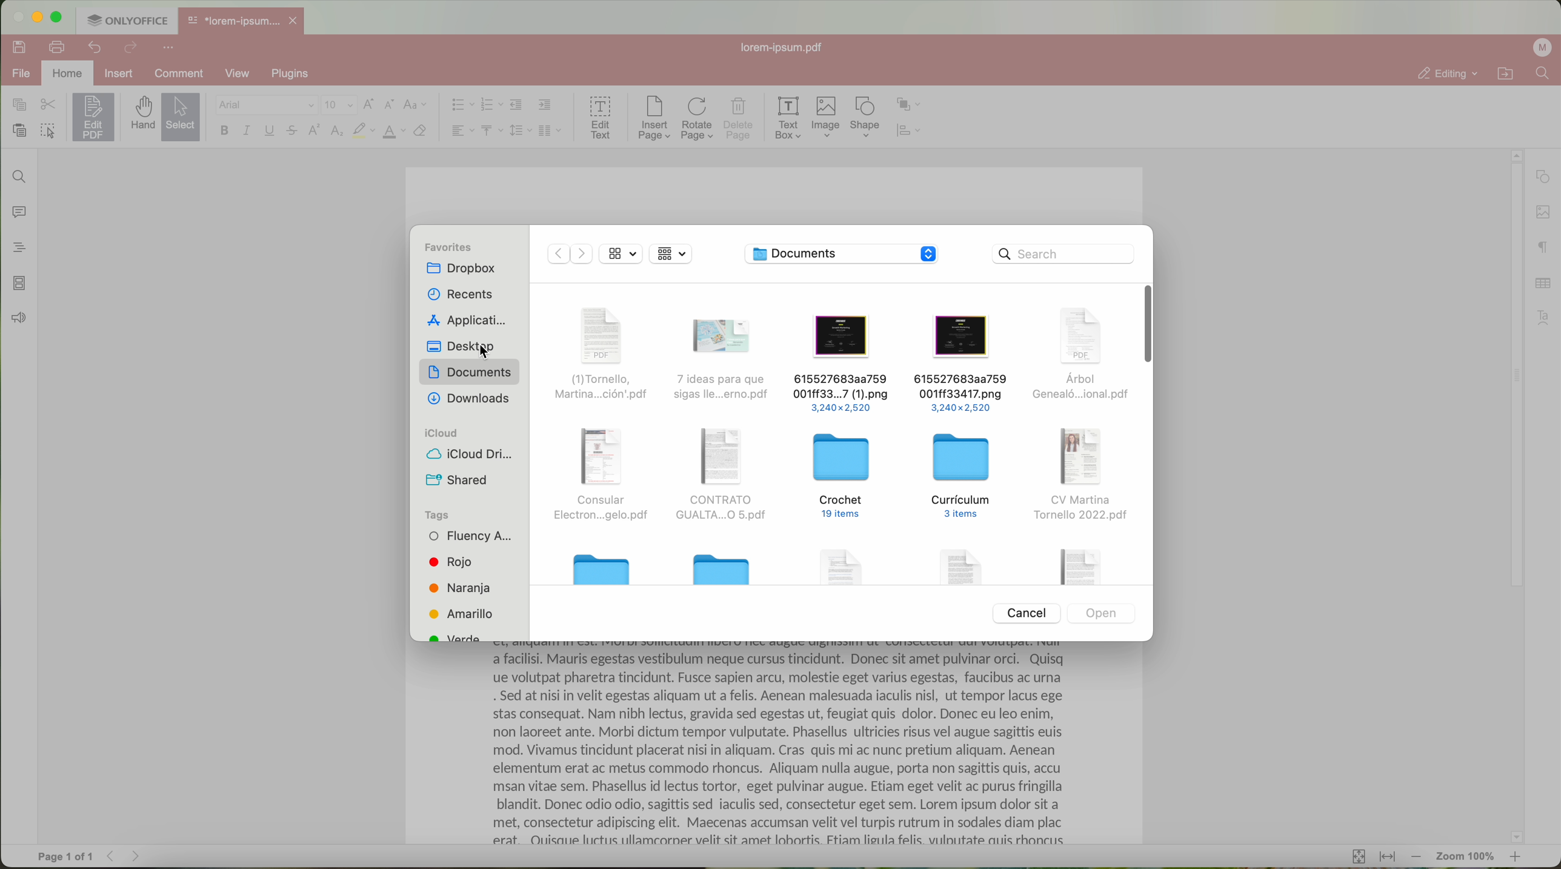  Describe the element at coordinates (1546, 318) in the screenshot. I see `text art settings` at that location.